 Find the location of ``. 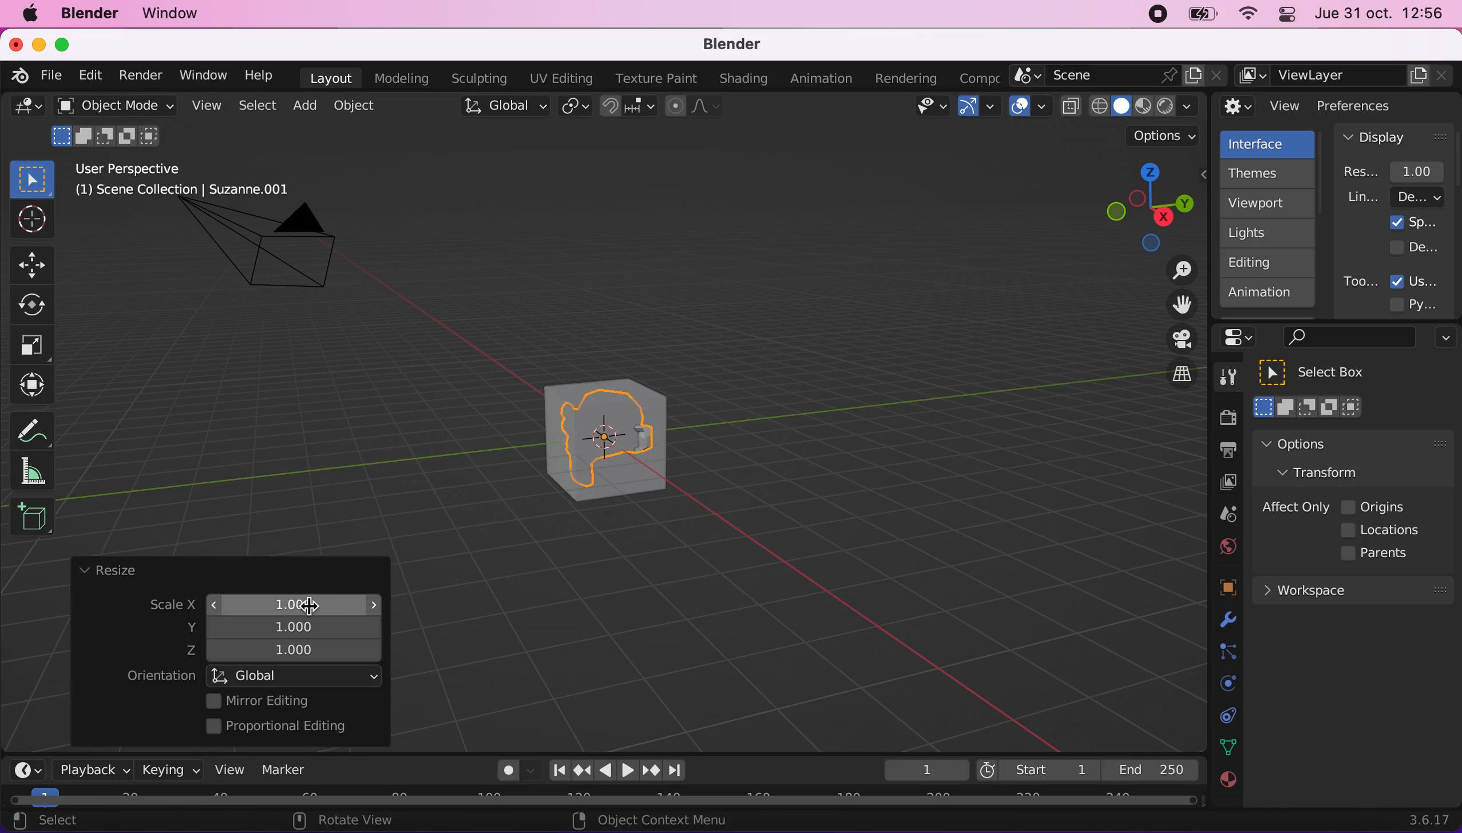

 is located at coordinates (37, 263).